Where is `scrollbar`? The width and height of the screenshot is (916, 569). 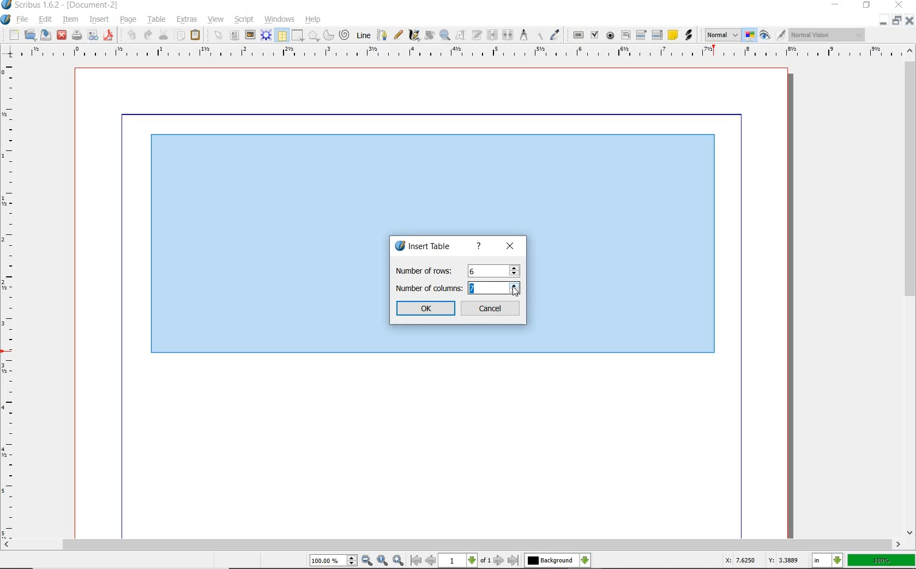
scrollbar is located at coordinates (908, 298).